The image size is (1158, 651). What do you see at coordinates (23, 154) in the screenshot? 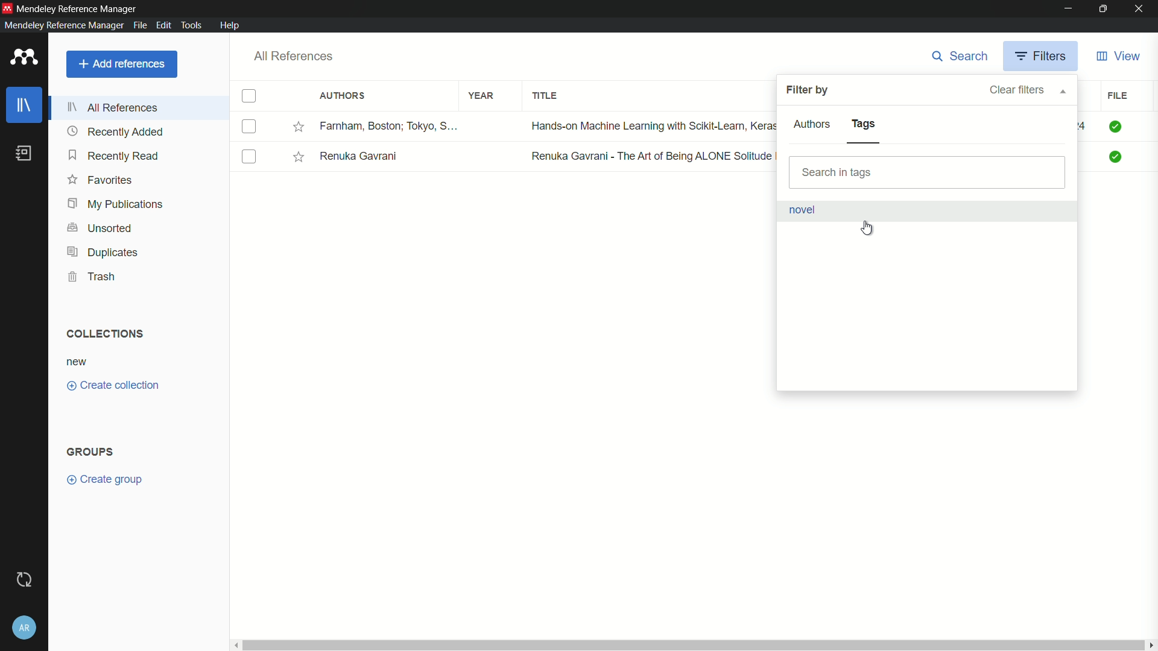
I see `book` at bounding box center [23, 154].